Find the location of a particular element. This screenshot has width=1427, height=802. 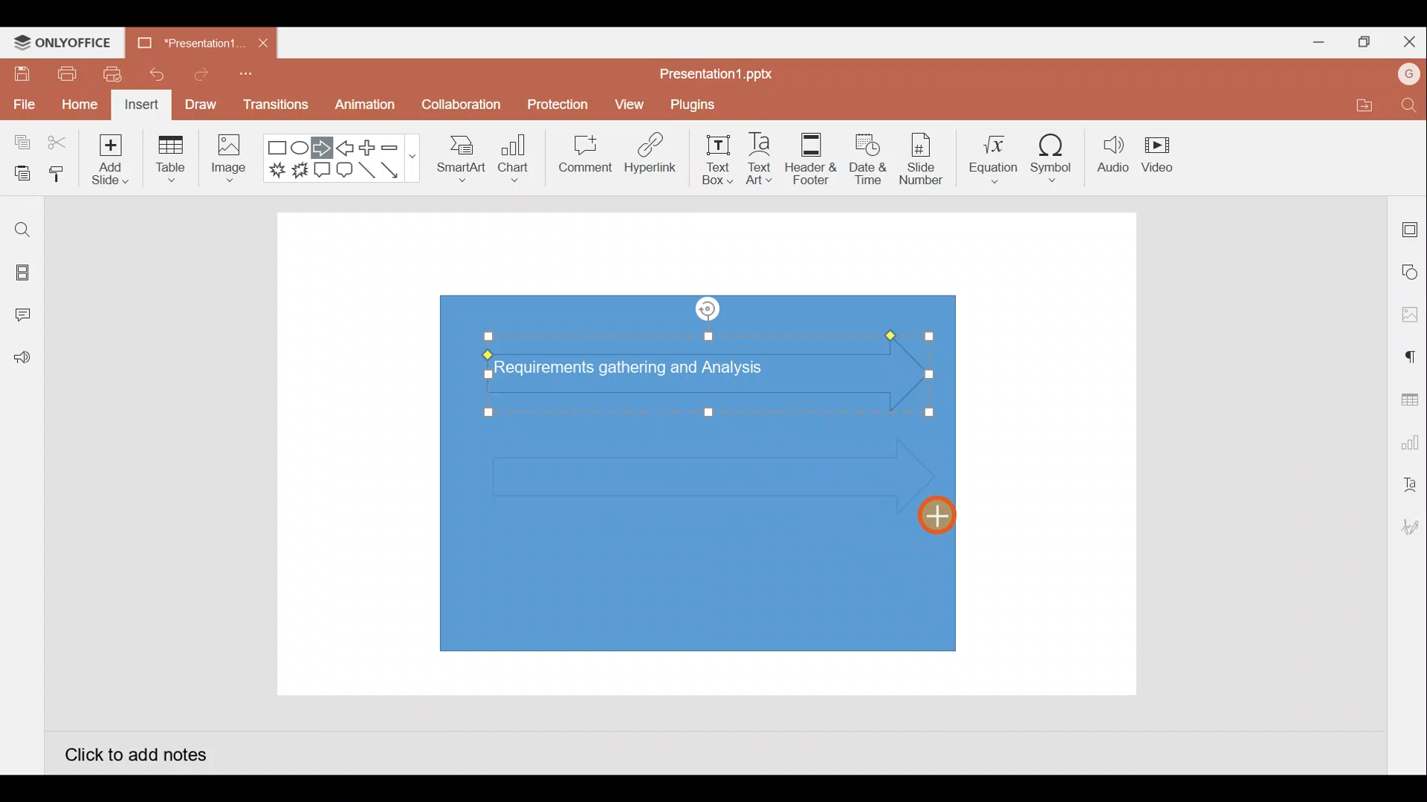

ONLYOFFICE is located at coordinates (63, 42).